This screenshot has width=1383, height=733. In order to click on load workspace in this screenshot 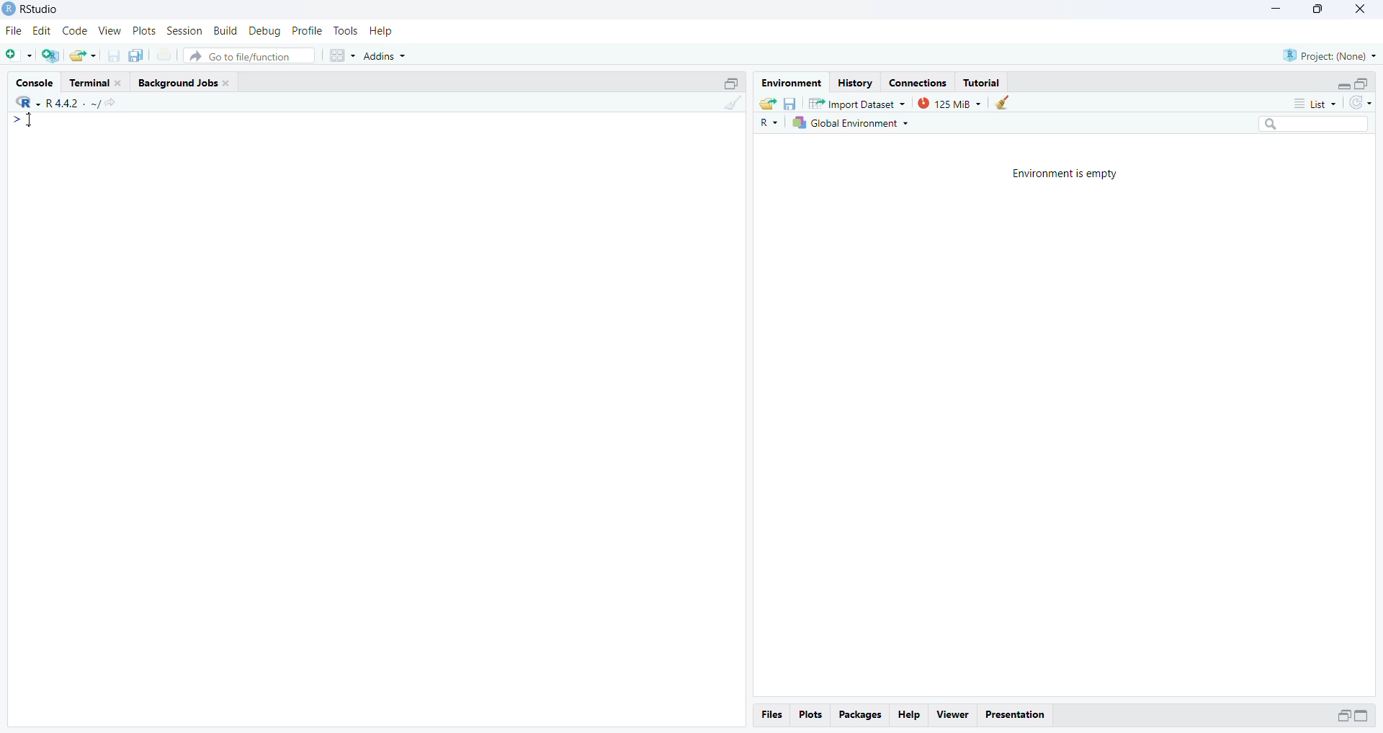, I will do `click(767, 103)`.